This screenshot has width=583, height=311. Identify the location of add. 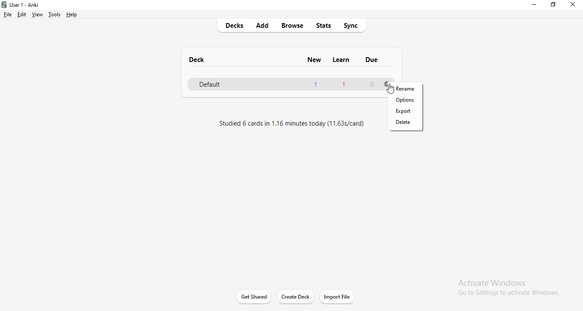
(265, 24).